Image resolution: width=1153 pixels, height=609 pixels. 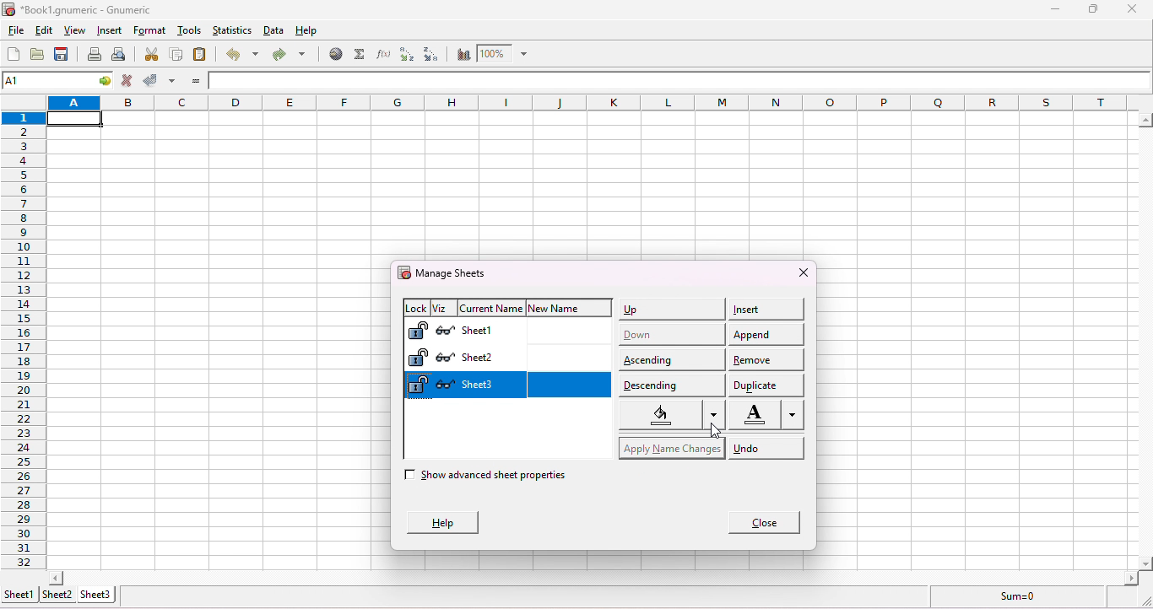 I want to click on edit, so click(x=40, y=30).